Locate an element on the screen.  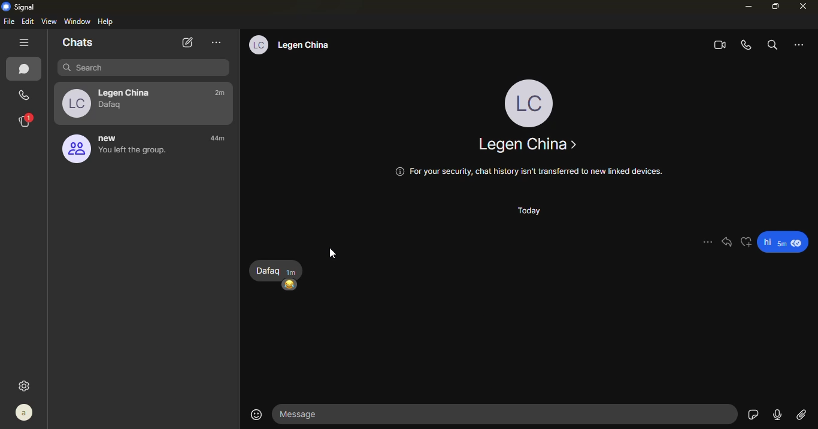
message- Hi 5m is located at coordinates (785, 243).